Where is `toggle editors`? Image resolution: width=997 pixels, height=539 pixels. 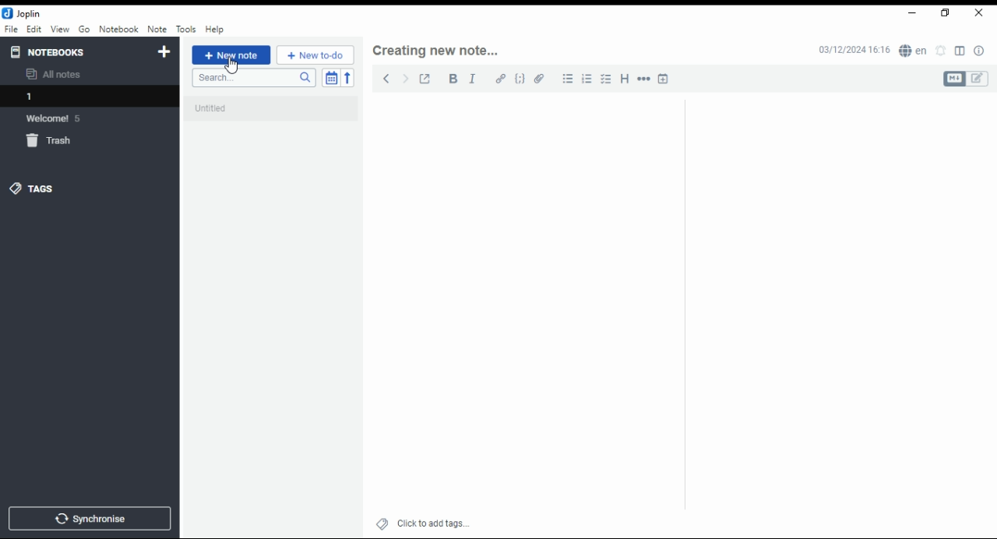
toggle editors is located at coordinates (966, 79).